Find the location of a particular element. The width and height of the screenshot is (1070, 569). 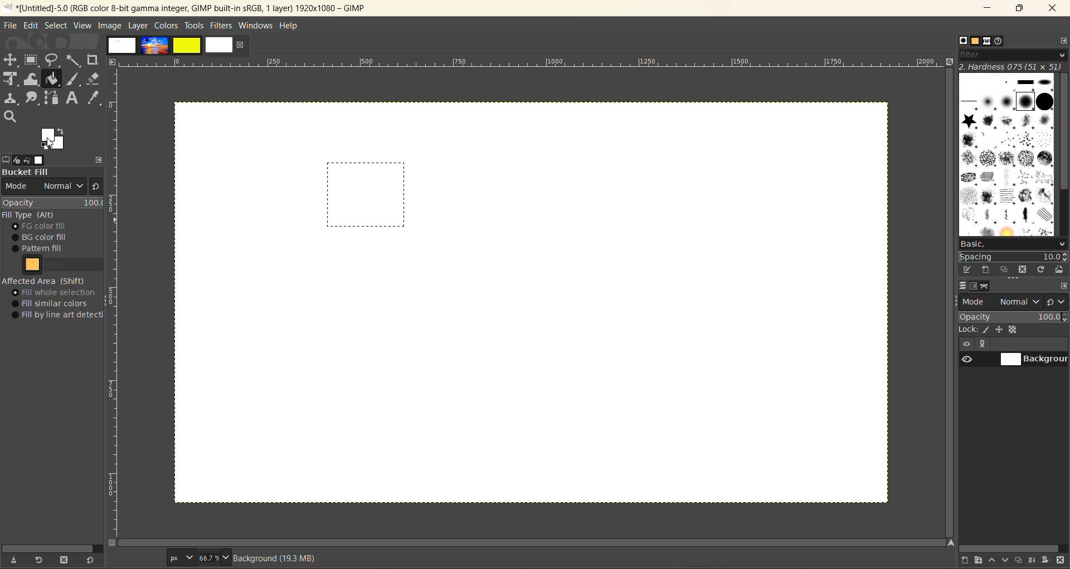

create a new layer is located at coordinates (966, 561).